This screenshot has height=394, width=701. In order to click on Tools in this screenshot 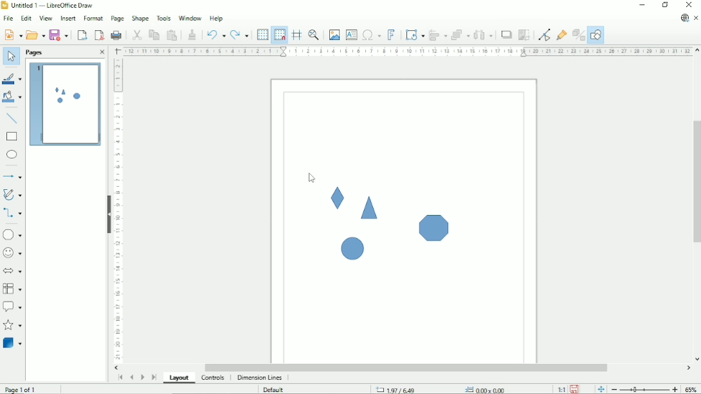, I will do `click(164, 17)`.